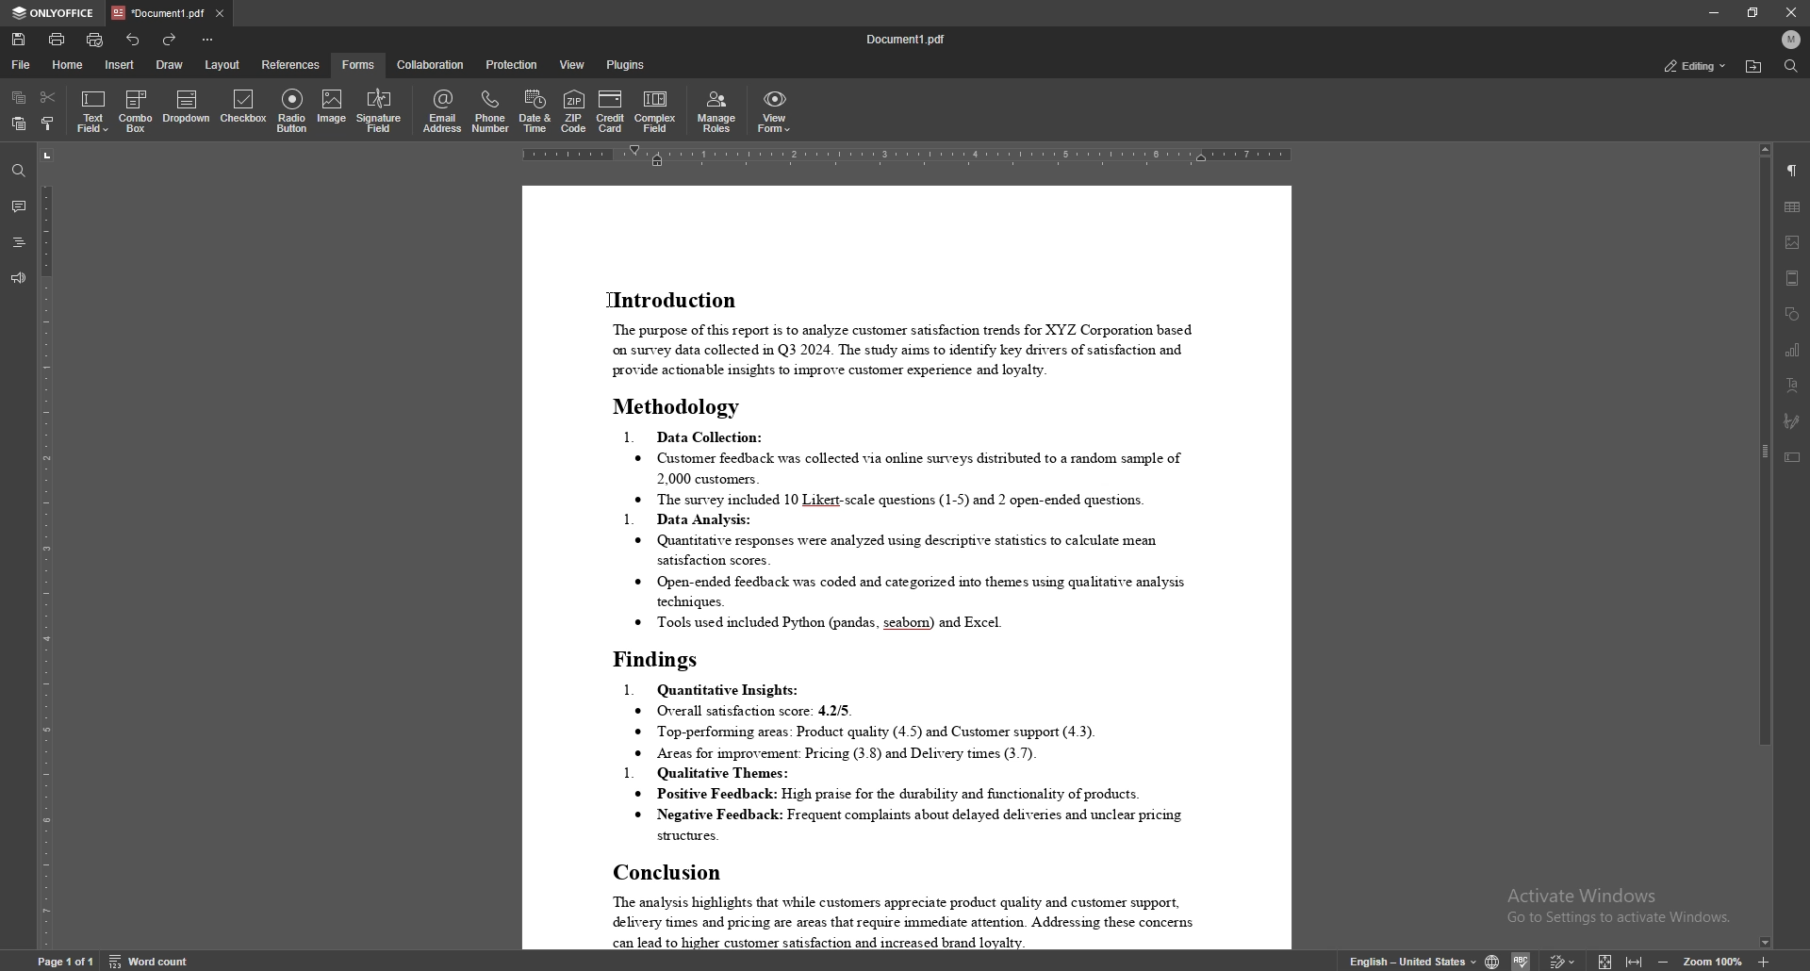 This screenshot has width=1810, height=971. Describe the element at coordinates (42, 548) in the screenshot. I see `vertical scale` at that location.